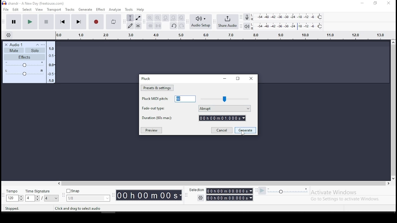 Image resolution: width=397 pixels, height=223 pixels. Describe the element at coordinates (17, 45) in the screenshot. I see `track name` at that location.